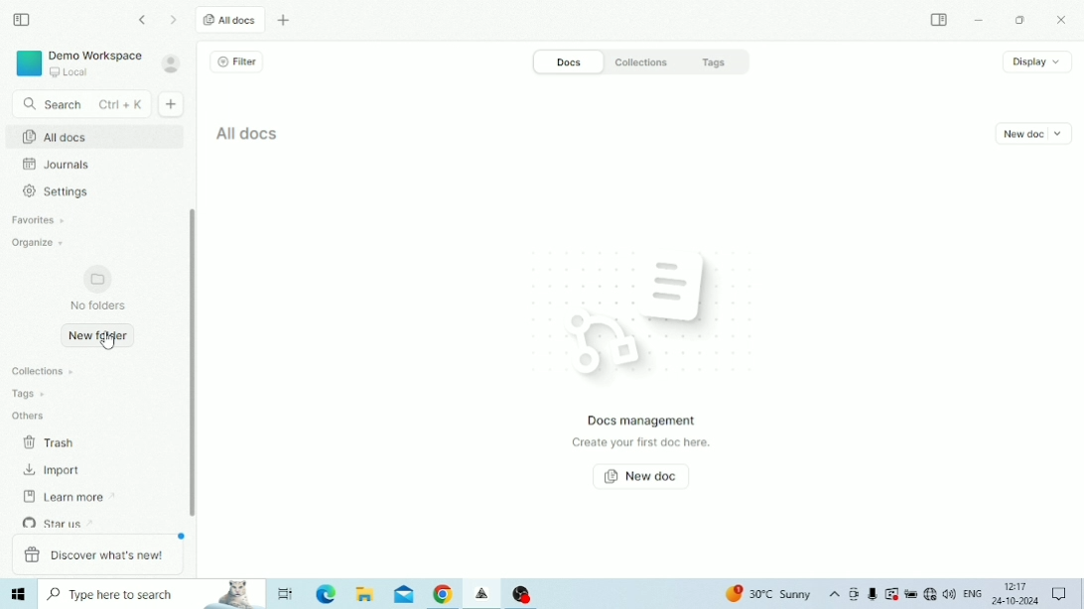 The height and width of the screenshot is (609, 1084). Describe the element at coordinates (835, 595) in the screenshot. I see `Show hidden icons` at that location.